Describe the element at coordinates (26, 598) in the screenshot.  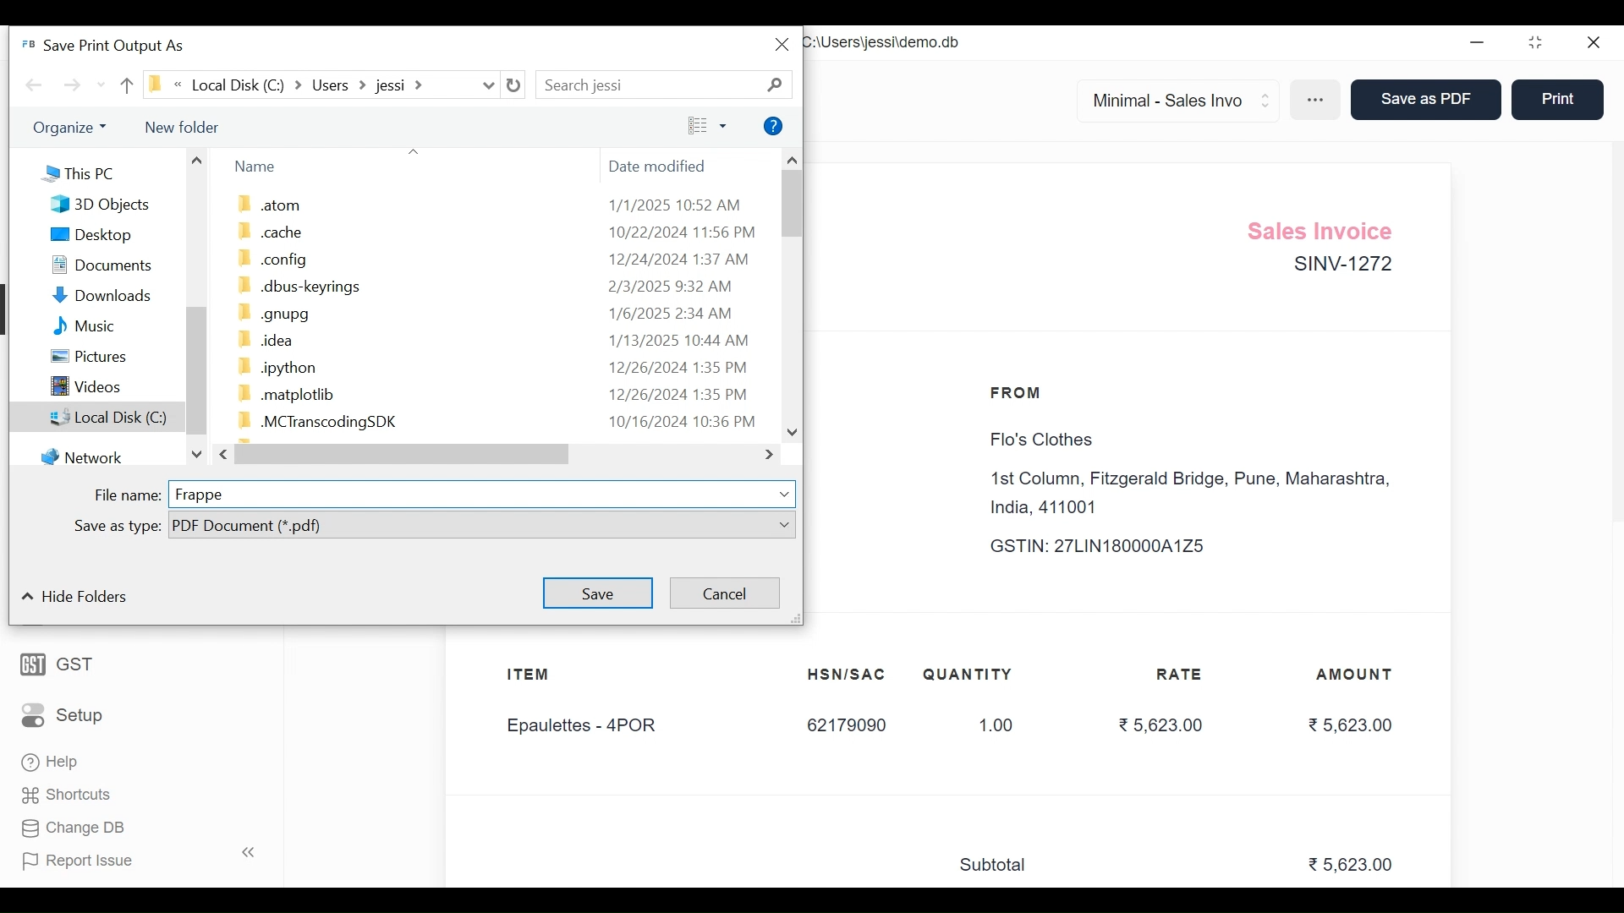
I see `Collapse` at that location.